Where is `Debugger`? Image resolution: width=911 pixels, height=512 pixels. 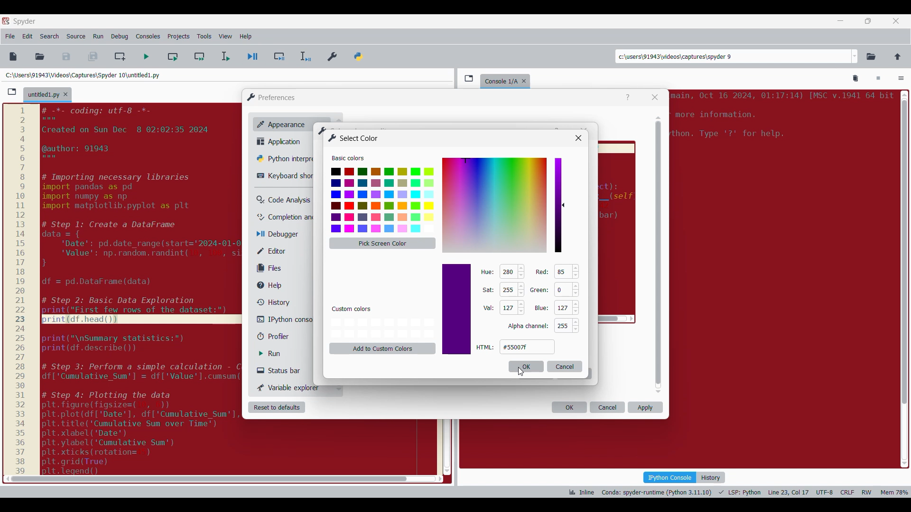 Debugger is located at coordinates (282, 235).